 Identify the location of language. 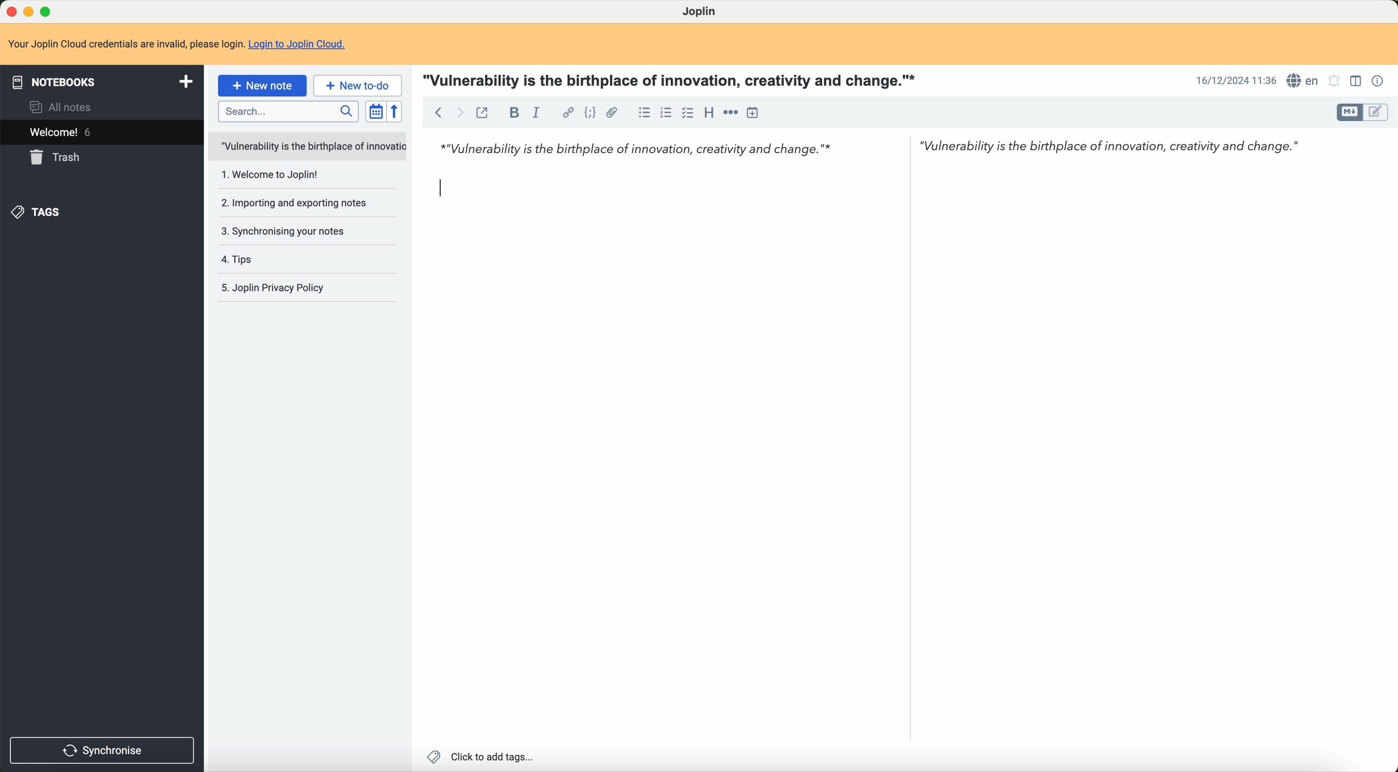
(1302, 80).